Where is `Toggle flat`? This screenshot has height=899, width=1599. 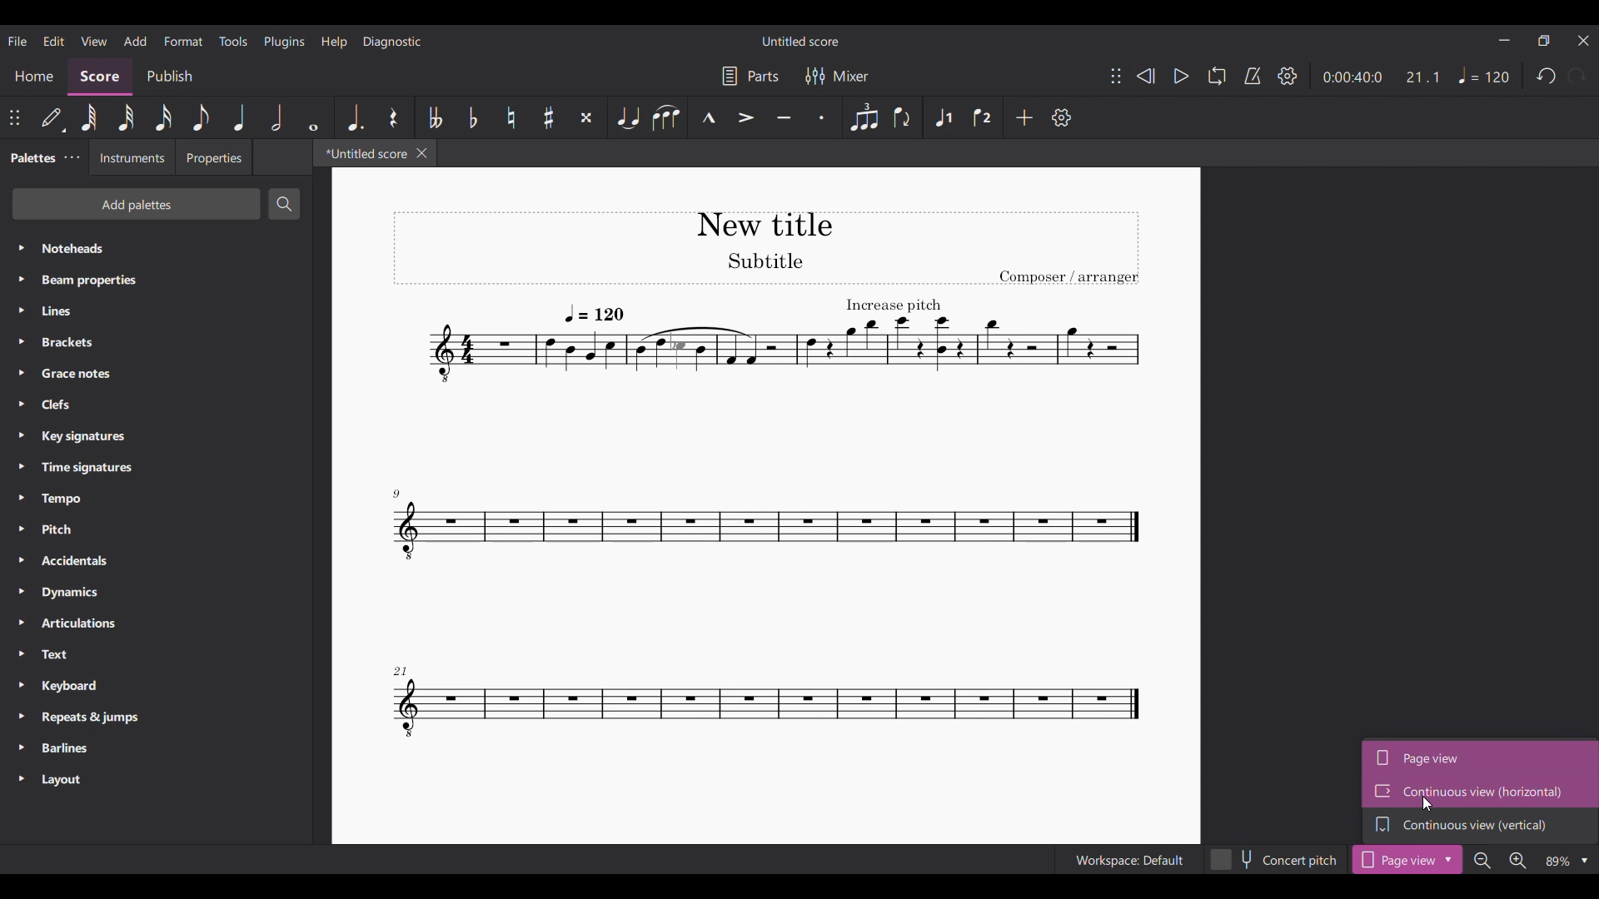
Toggle flat is located at coordinates (473, 117).